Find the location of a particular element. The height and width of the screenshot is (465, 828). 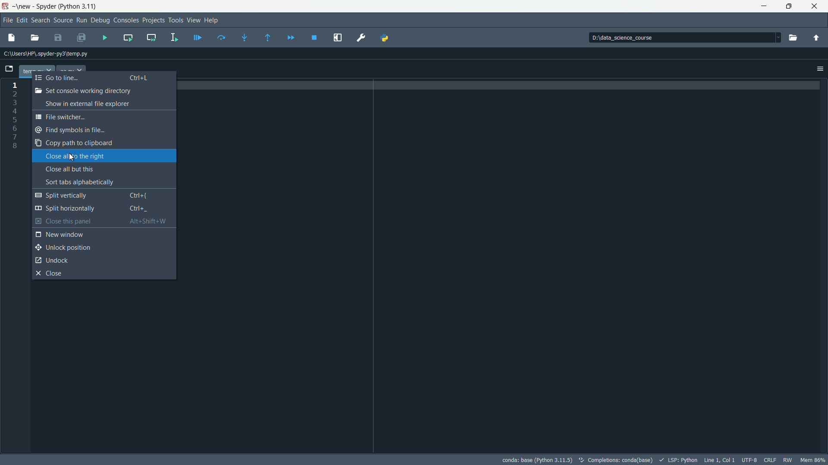

seach menu is located at coordinates (41, 20).